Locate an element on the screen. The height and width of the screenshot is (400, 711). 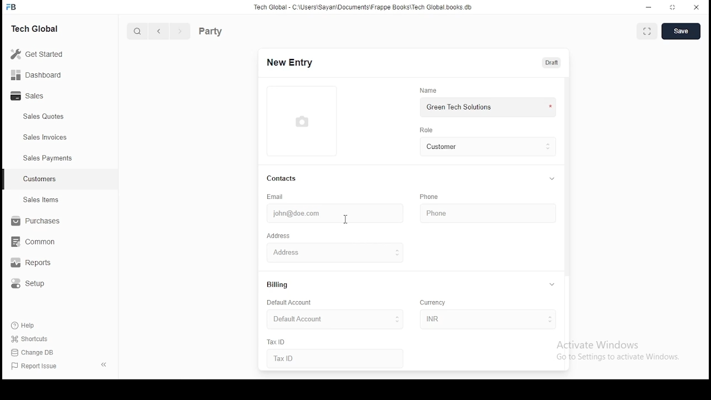
next is located at coordinates (182, 31).